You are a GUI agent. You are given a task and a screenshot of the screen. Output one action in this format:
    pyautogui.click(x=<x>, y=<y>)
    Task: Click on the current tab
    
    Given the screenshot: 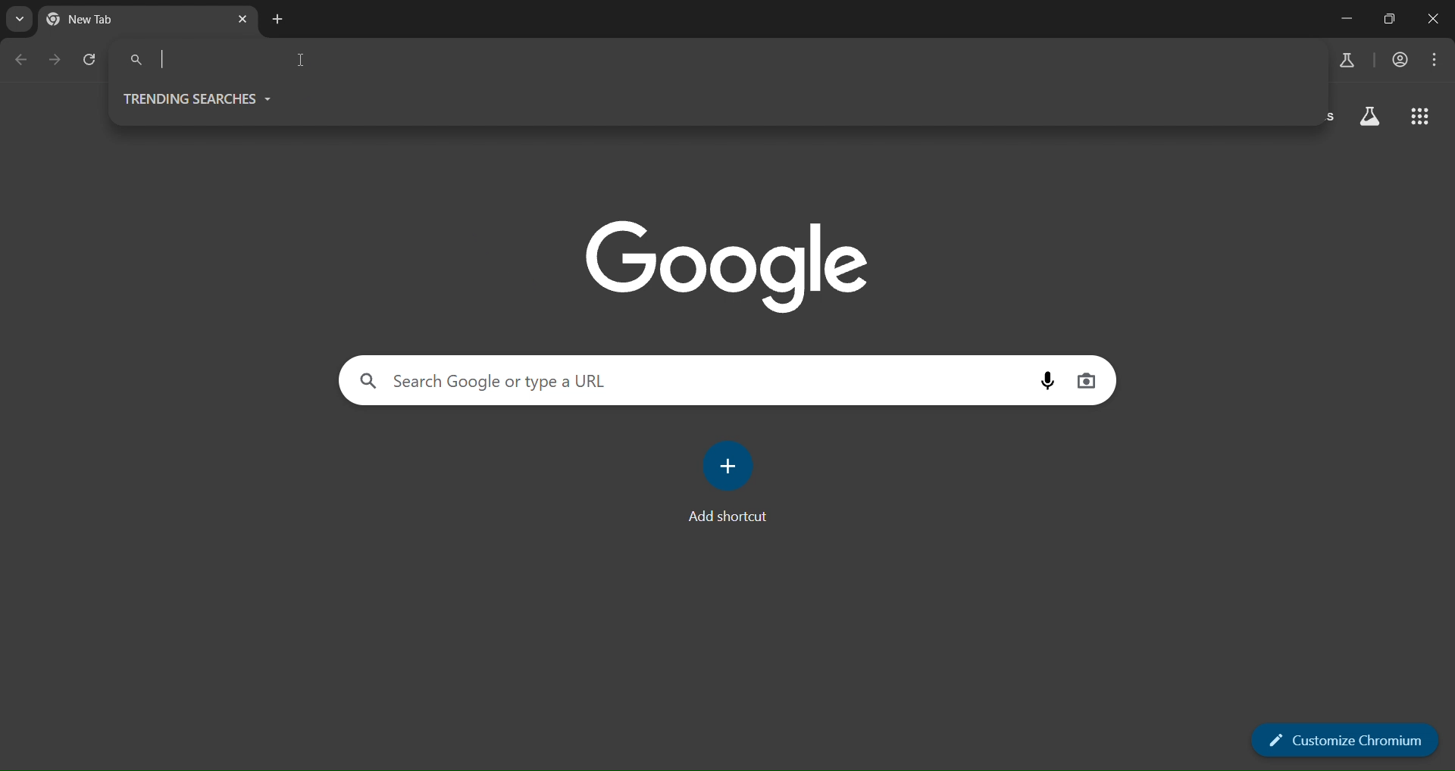 What is the action you would take?
    pyautogui.click(x=125, y=21)
    